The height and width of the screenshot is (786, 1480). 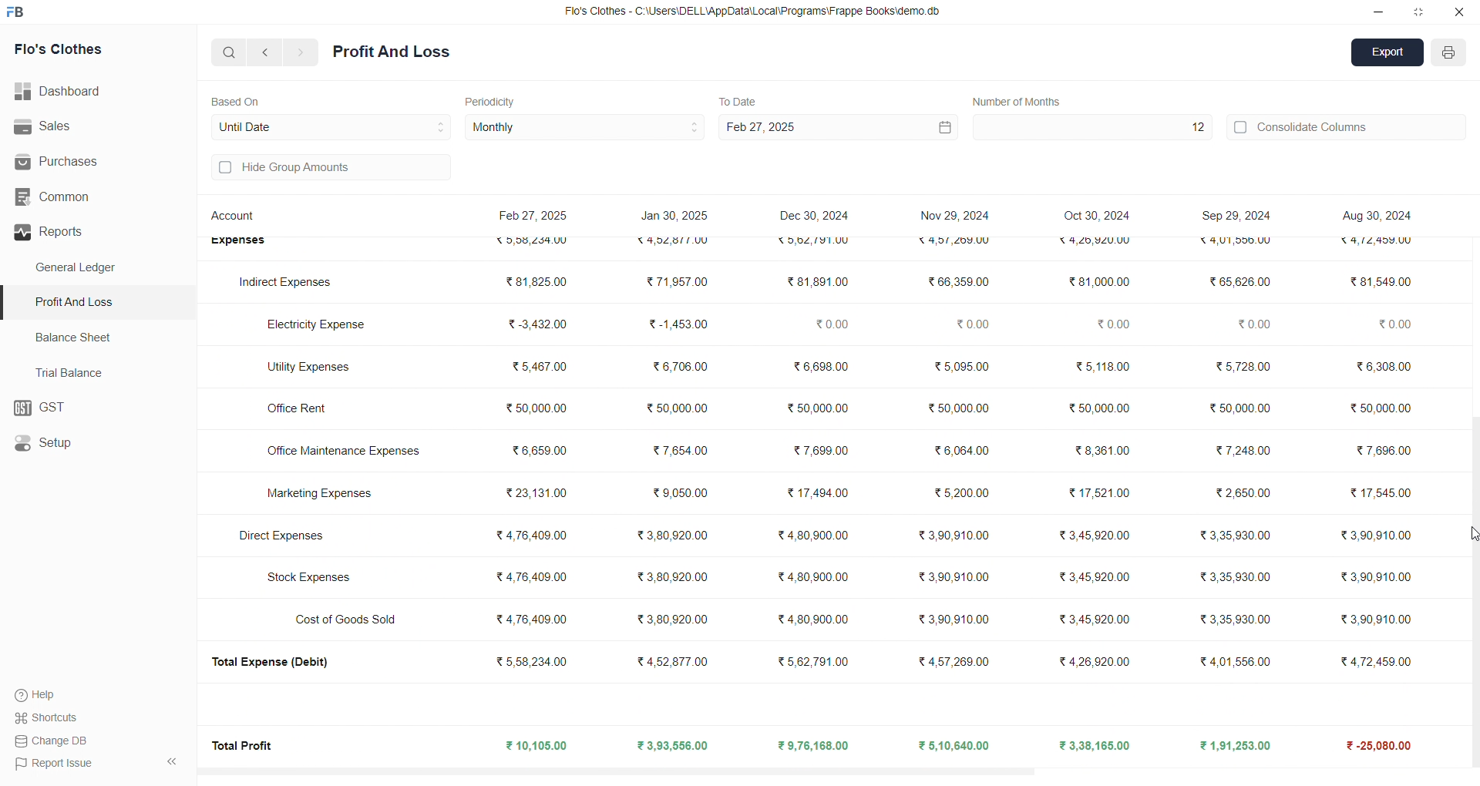 What do you see at coordinates (1372, 746) in the screenshot?
I see `₹-25,080.00` at bounding box center [1372, 746].